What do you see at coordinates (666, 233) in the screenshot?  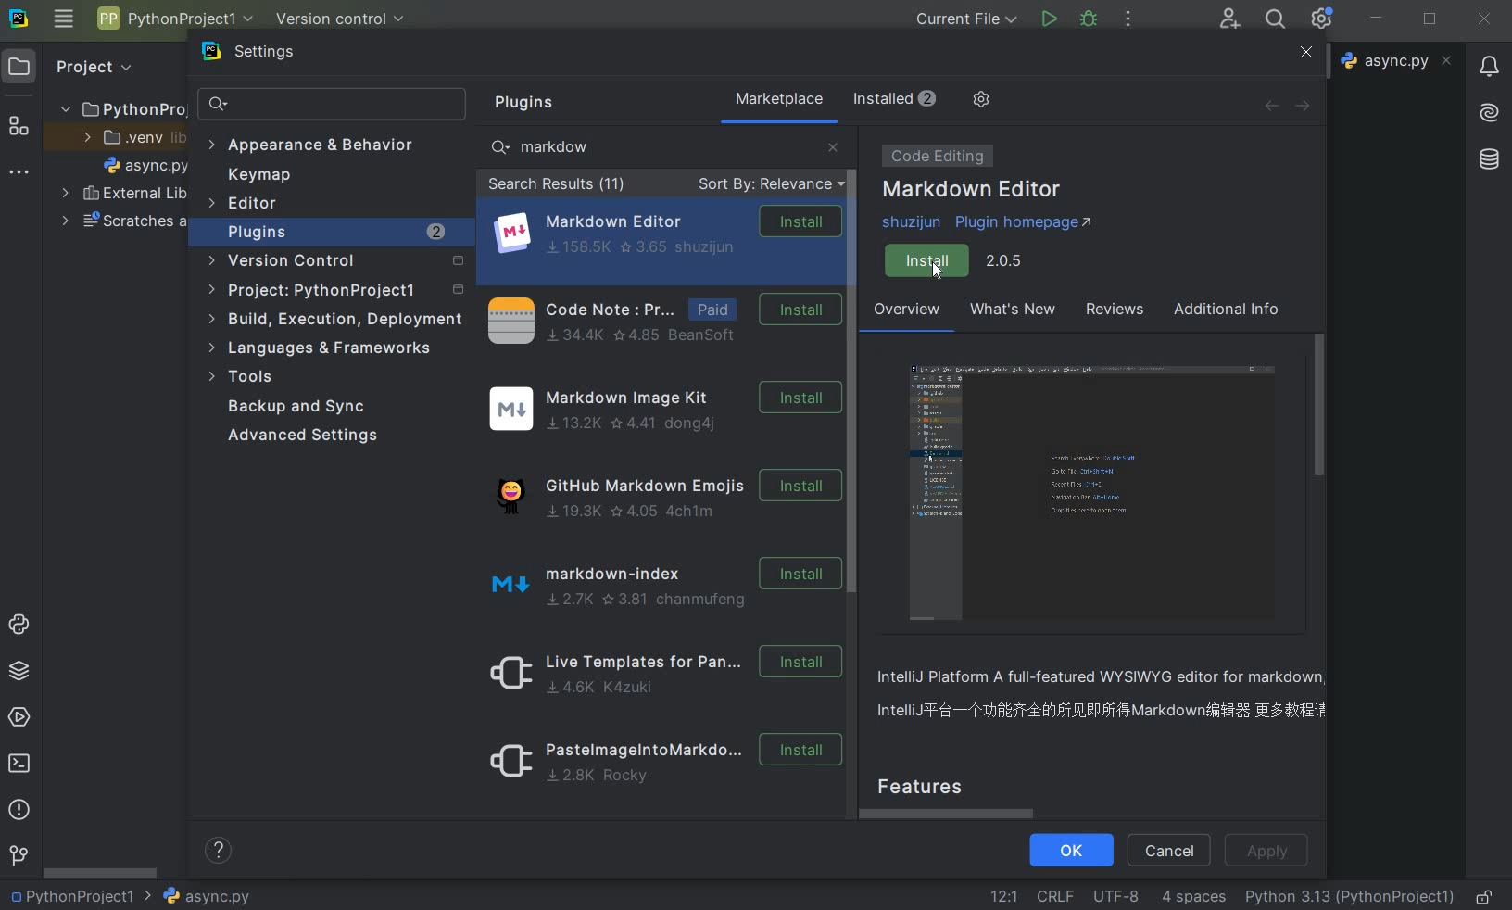 I see `markdown editor` at bounding box center [666, 233].